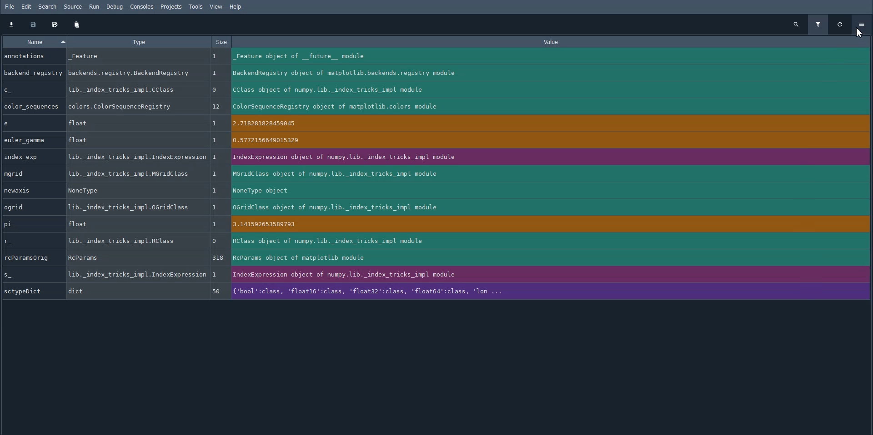 The height and width of the screenshot is (435, 873). I want to click on Options, so click(863, 23).